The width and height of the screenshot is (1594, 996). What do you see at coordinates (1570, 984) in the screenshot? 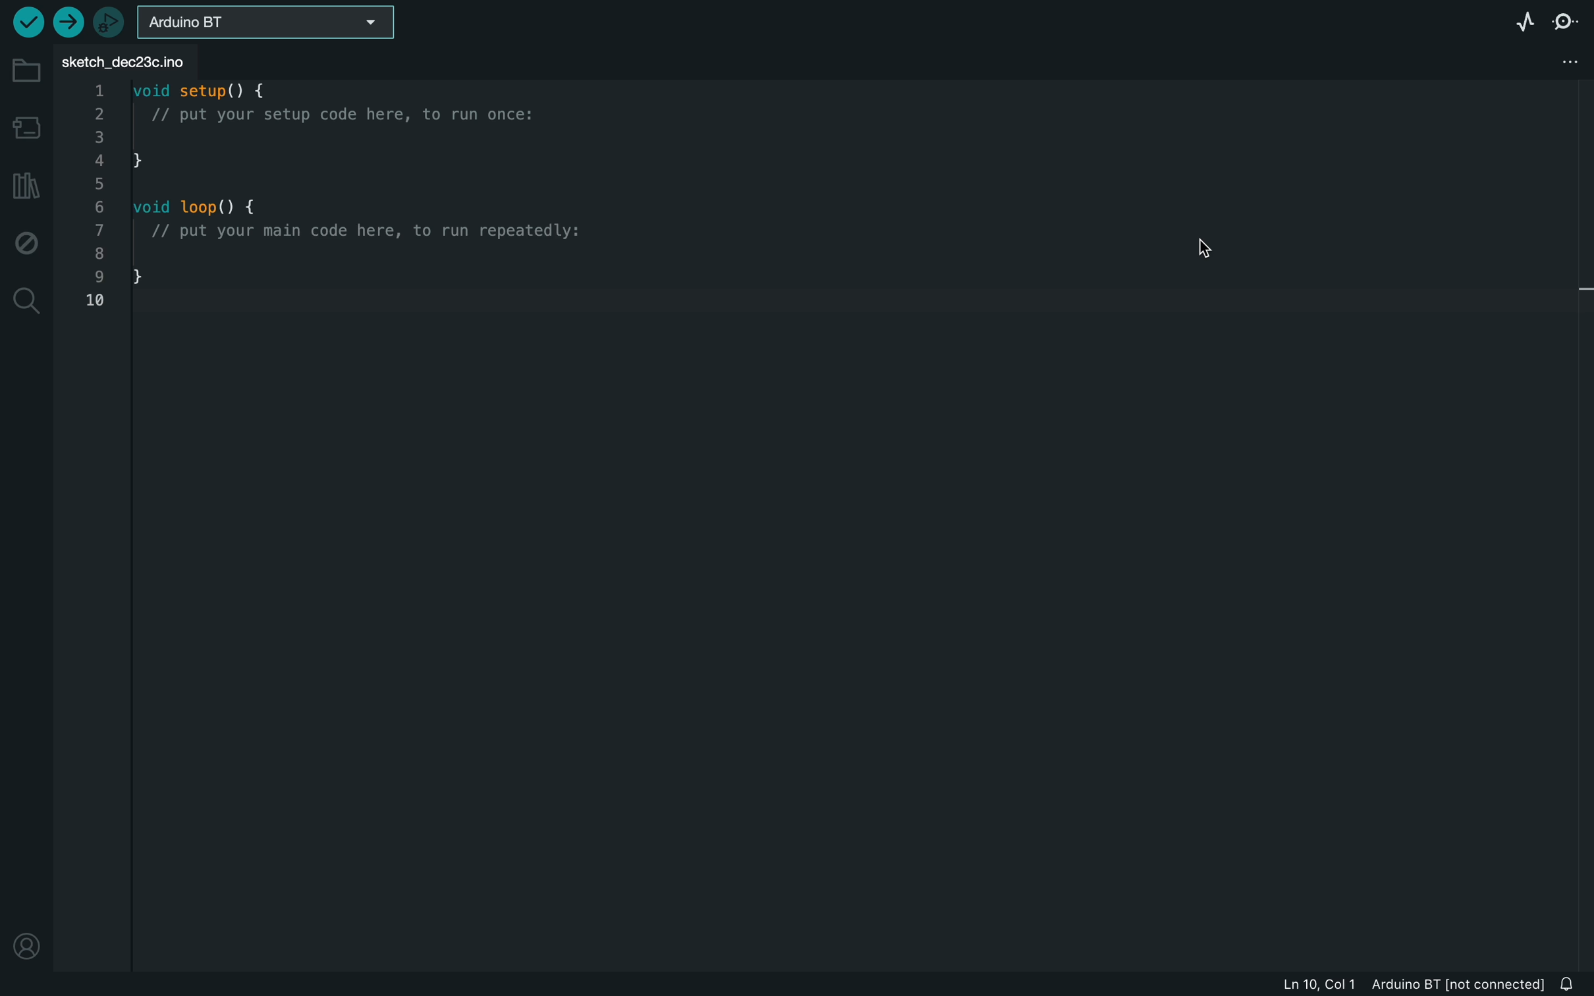
I see `notification` at bounding box center [1570, 984].